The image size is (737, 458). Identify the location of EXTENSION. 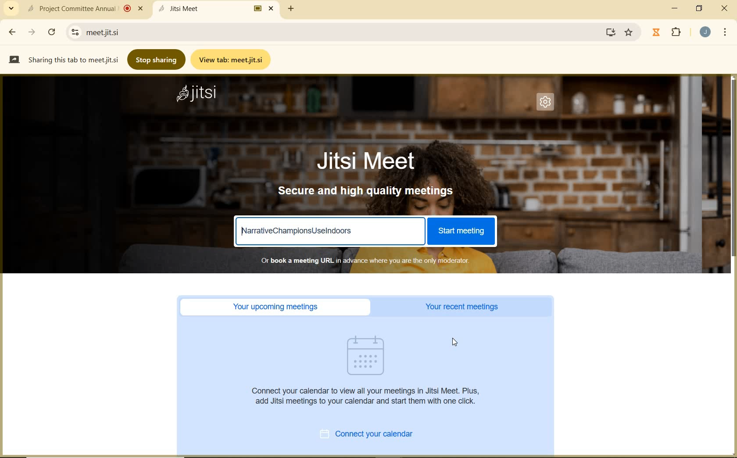
(669, 33).